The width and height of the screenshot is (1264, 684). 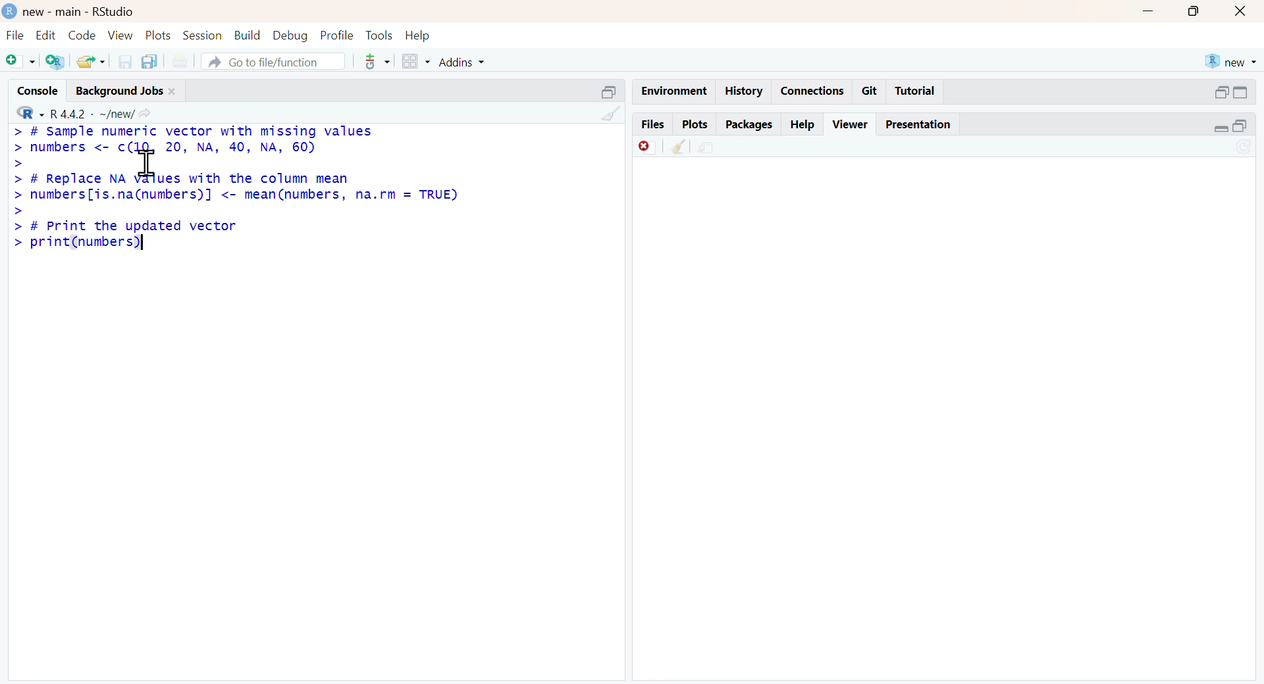 I want to click on enviornment, so click(x=675, y=92).